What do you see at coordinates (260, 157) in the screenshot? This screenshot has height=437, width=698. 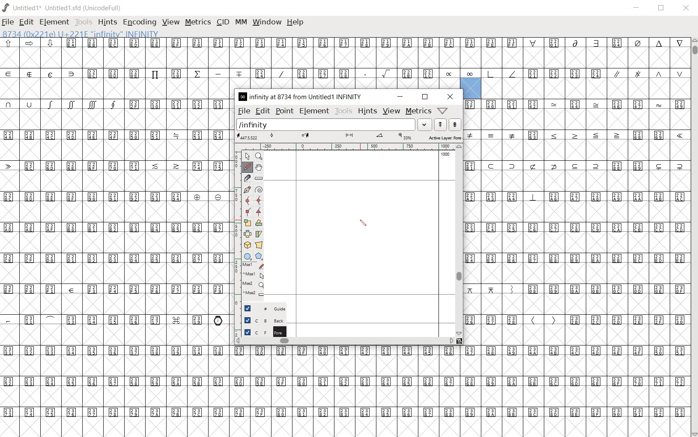 I see `MAGNIFY` at bounding box center [260, 157].